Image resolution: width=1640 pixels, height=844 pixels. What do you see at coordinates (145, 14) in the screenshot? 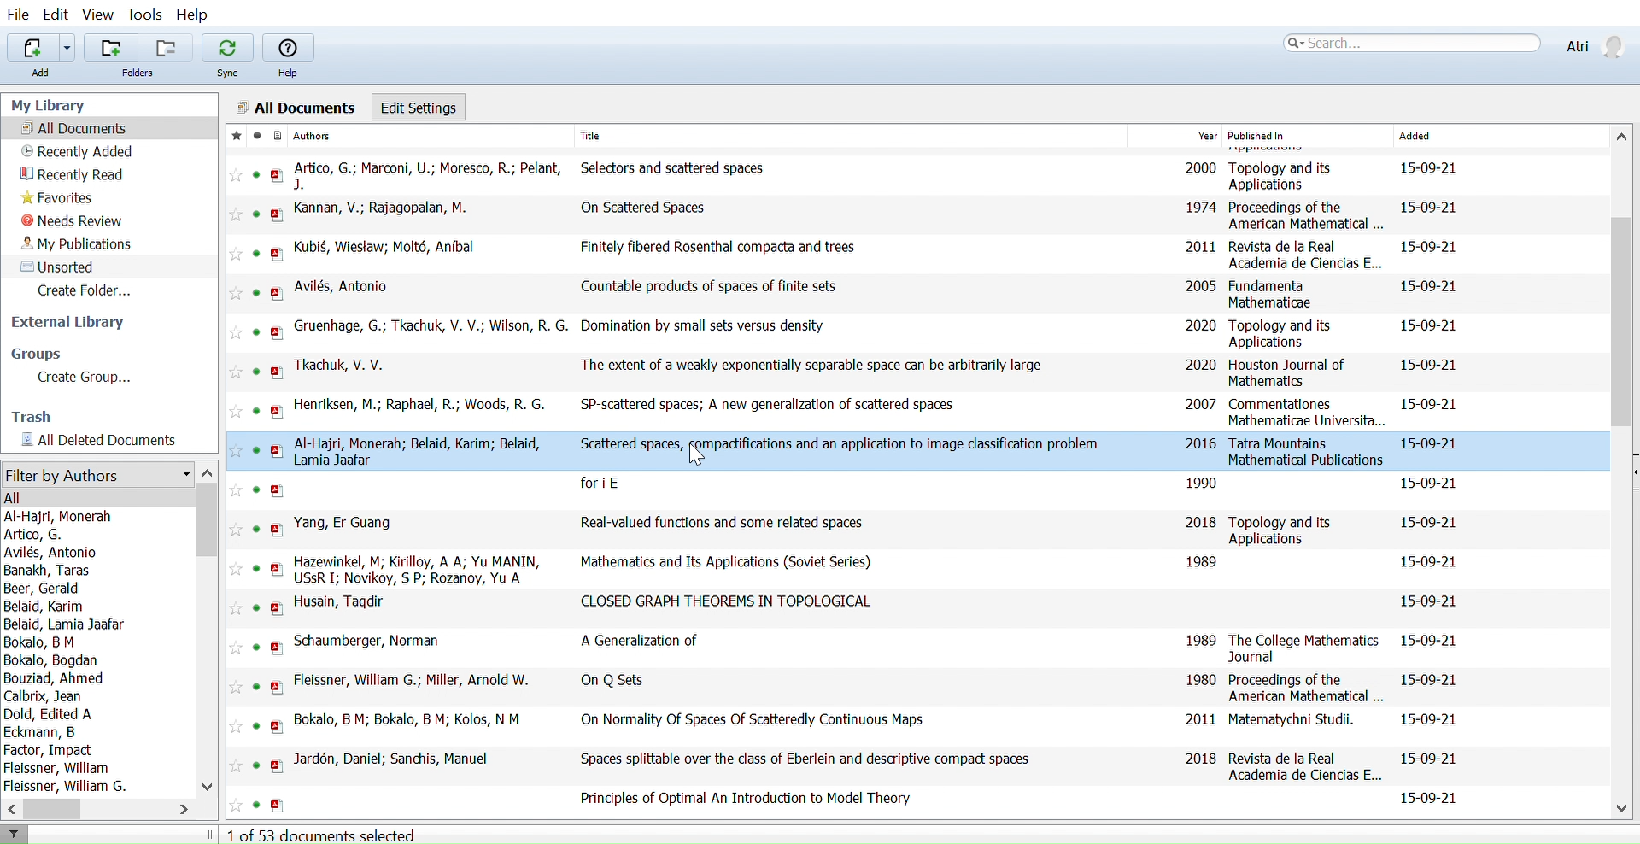
I see `Tools` at bounding box center [145, 14].